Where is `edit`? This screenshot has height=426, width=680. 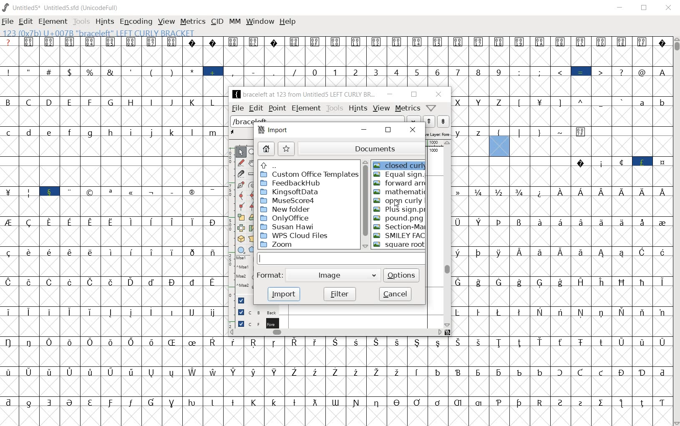
edit is located at coordinates (25, 23).